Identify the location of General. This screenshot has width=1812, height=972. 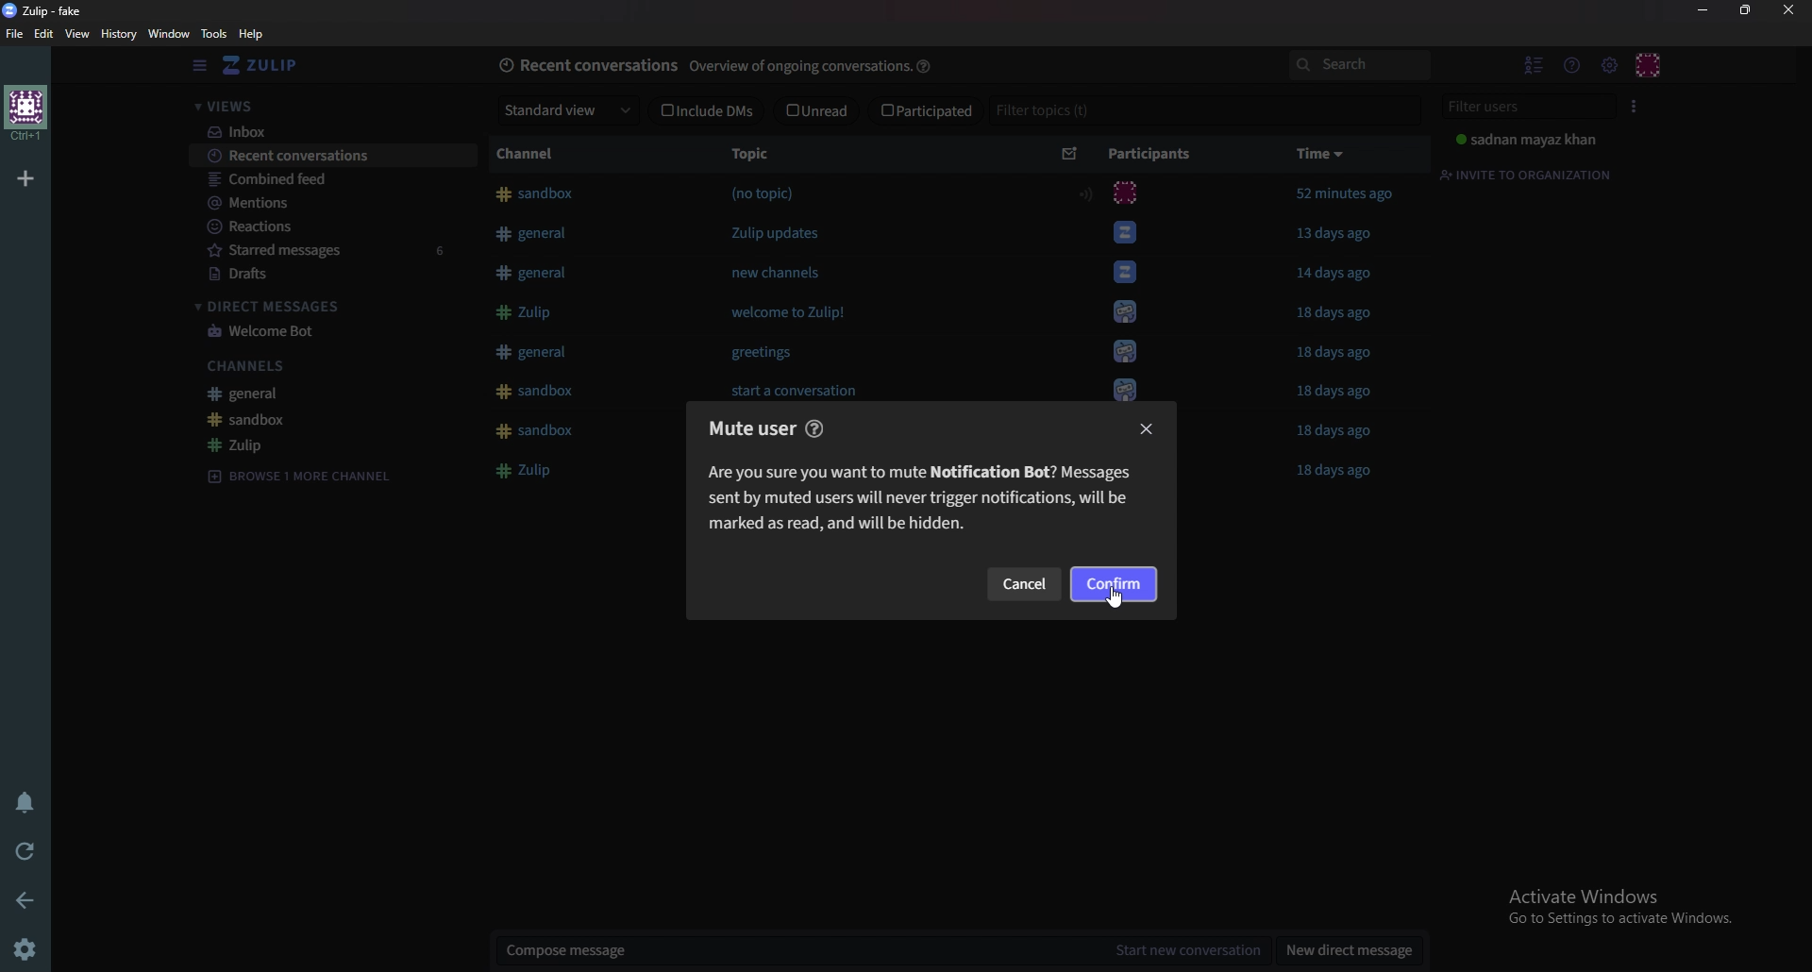
(304, 393).